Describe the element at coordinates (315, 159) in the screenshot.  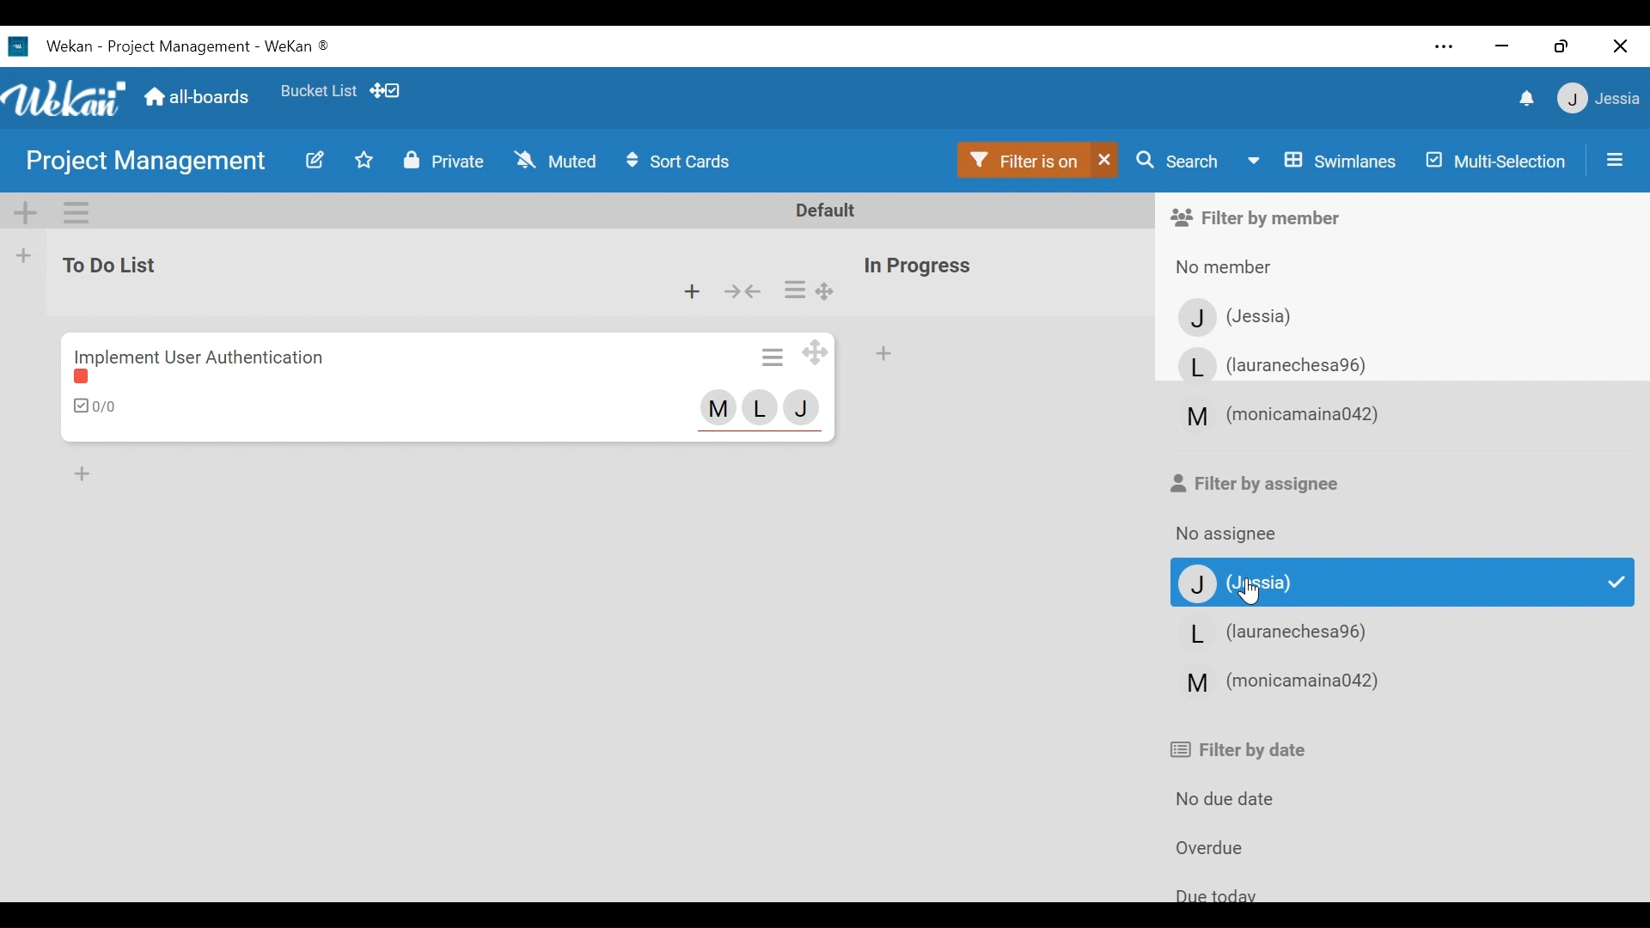
I see `Edit` at that location.